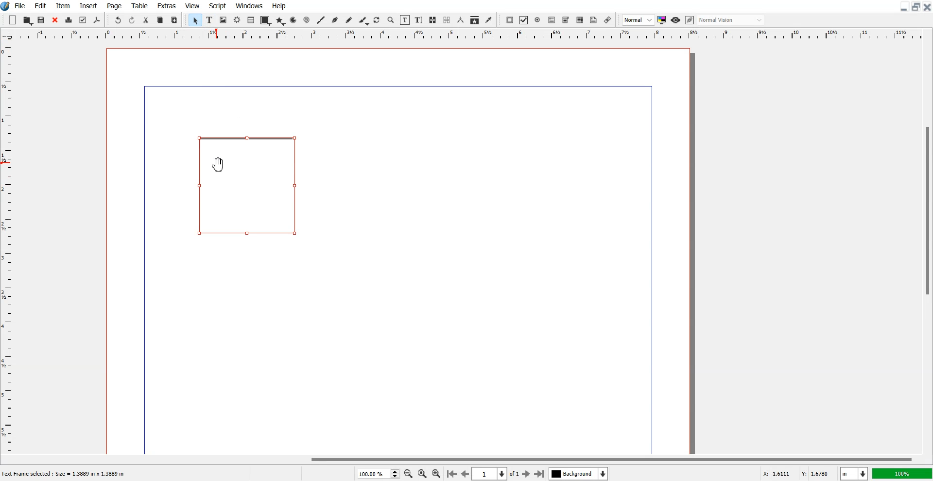 The image size is (933, 481). What do you see at coordinates (118, 20) in the screenshot?
I see `Undo` at bounding box center [118, 20].